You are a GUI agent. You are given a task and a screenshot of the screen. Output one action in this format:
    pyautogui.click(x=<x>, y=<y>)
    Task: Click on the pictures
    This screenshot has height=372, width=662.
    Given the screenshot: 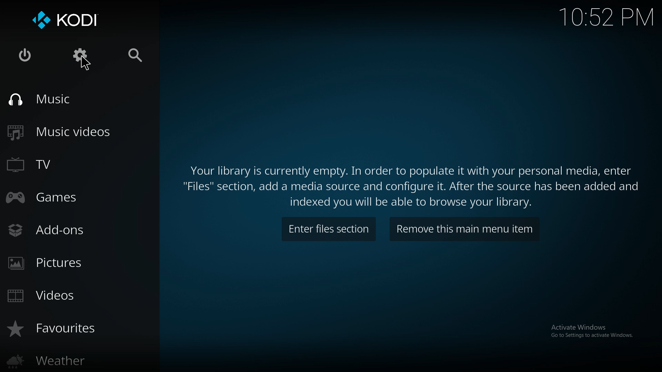 What is the action you would take?
    pyautogui.click(x=61, y=265)
    